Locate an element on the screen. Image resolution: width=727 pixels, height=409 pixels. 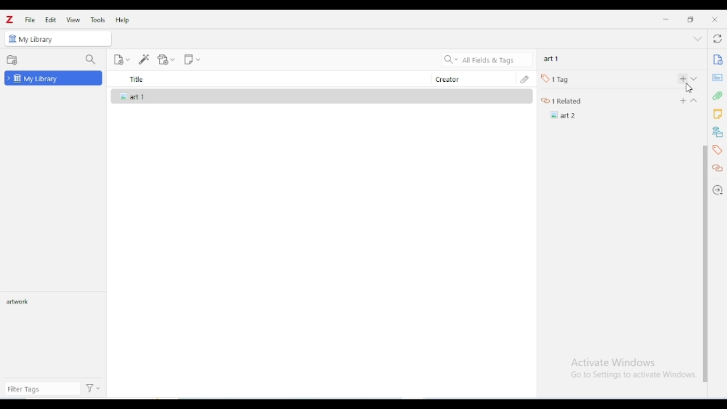
maximize is located at coordinates (692, 19).